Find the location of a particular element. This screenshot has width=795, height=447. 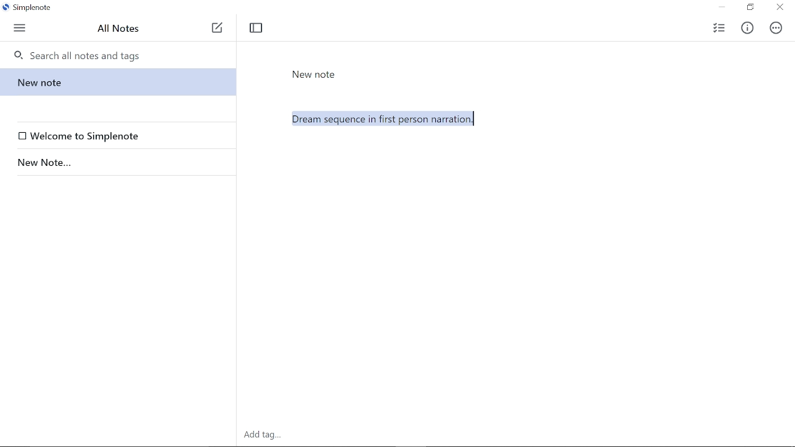

Welcome to Simplenote is located at coordinates (120, 136).